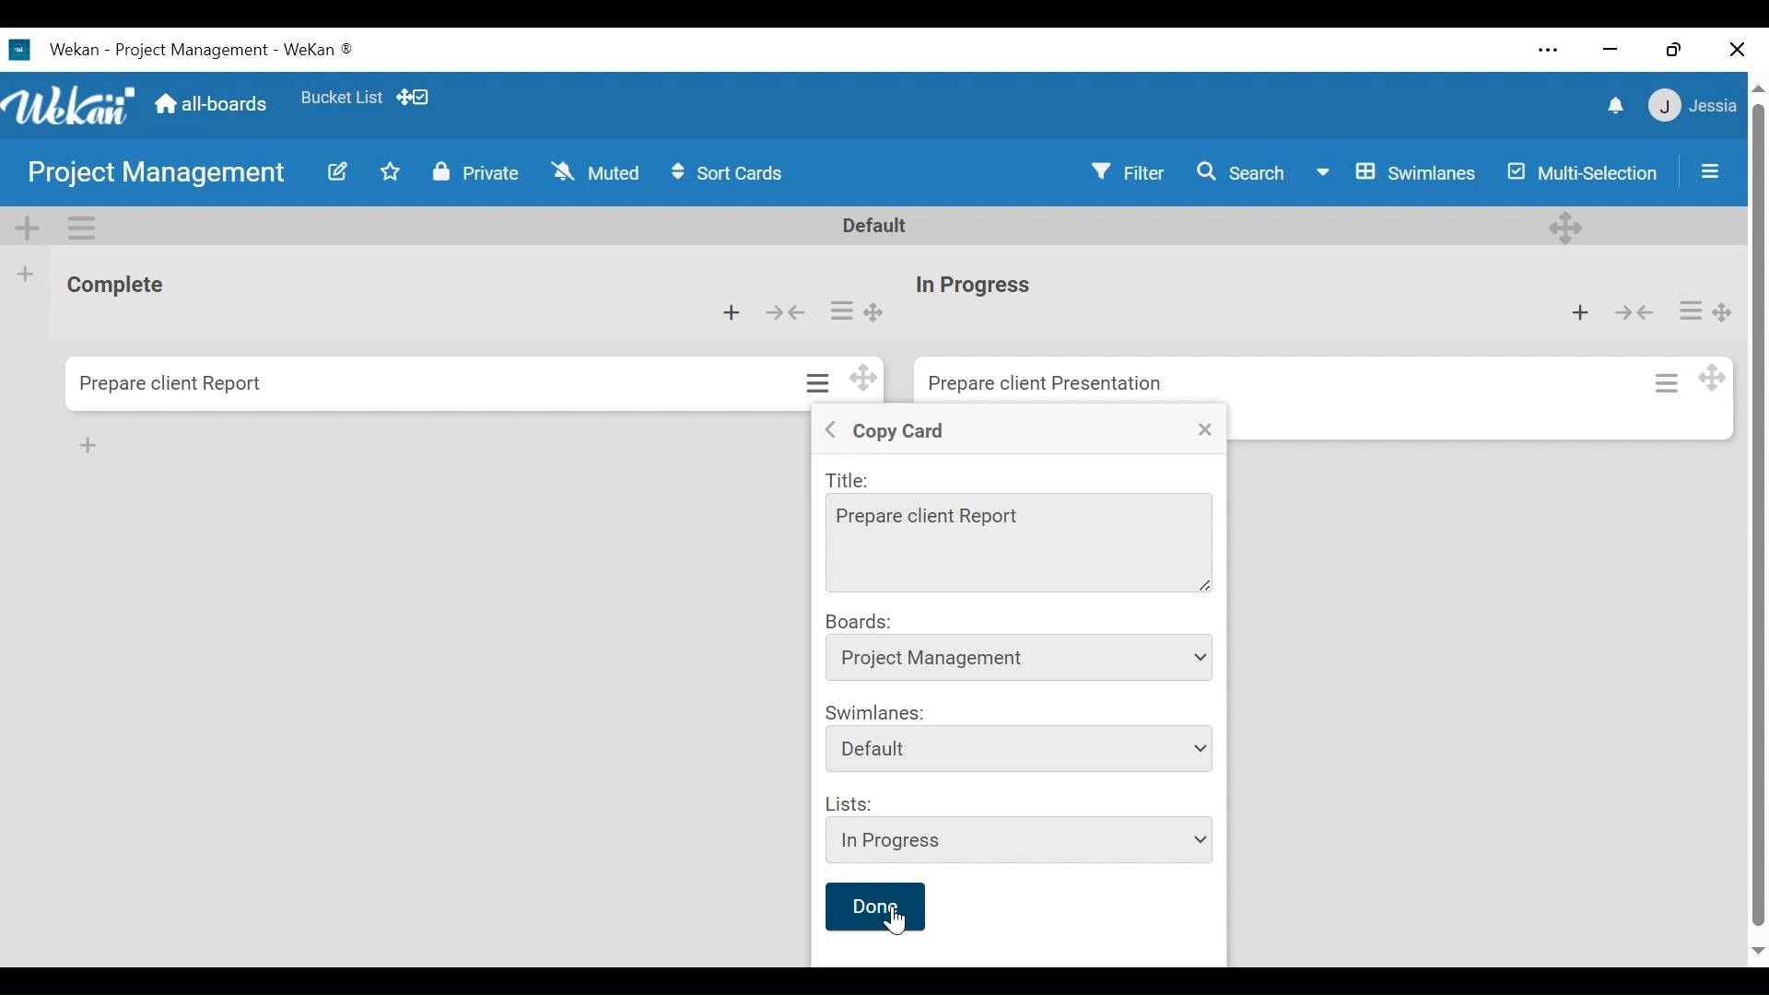  Describe the element at coordinates (1704, 104) in the screenshot. I see `Member` at that location.